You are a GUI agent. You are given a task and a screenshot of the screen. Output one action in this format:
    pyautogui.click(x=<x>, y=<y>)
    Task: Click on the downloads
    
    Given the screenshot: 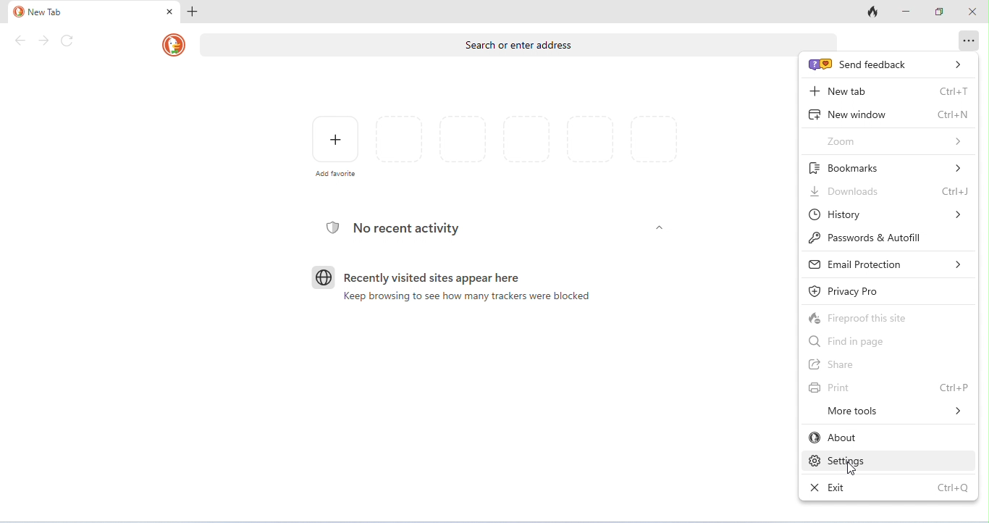 What is the action you would take?
    pyautogui.click(x=887, y=191)
    